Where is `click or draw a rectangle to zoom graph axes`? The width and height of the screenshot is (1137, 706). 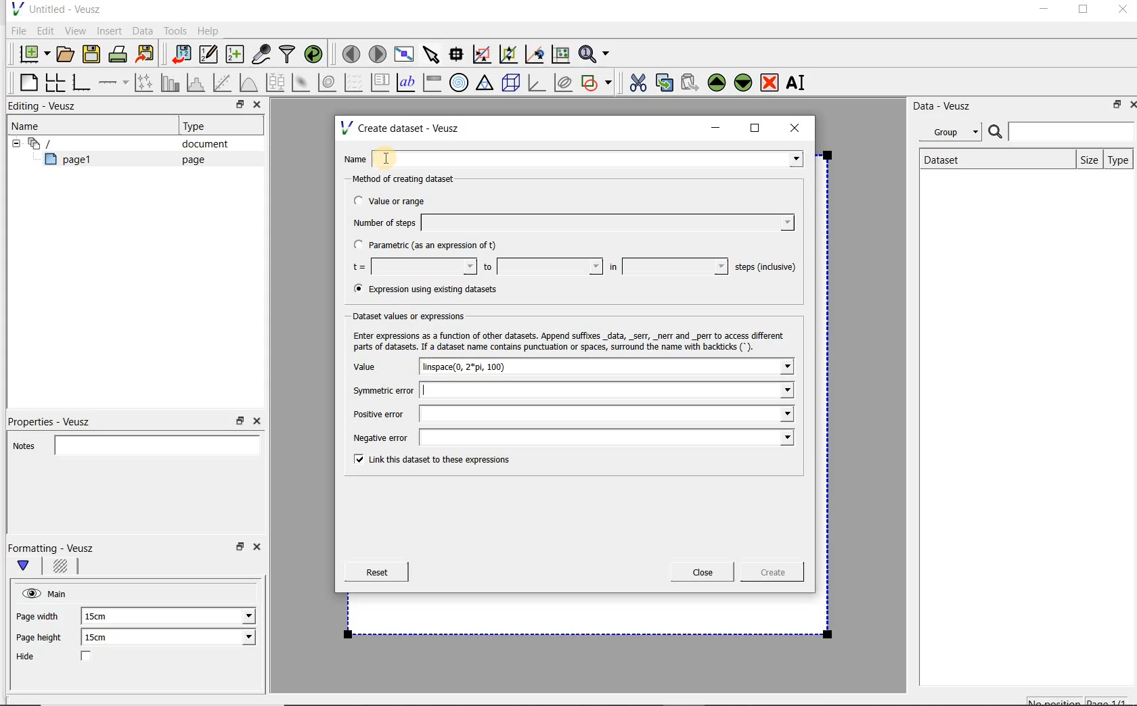 click or draw a rectangle to zoom graph axes is located at coordinates (485, 55).